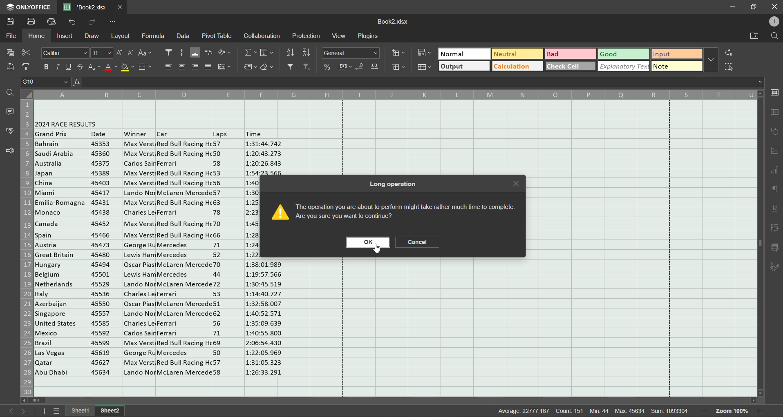  What do you see at coordinates (47, 67) in the screenshot?
I see `bold` at bounding box center [47, 67].